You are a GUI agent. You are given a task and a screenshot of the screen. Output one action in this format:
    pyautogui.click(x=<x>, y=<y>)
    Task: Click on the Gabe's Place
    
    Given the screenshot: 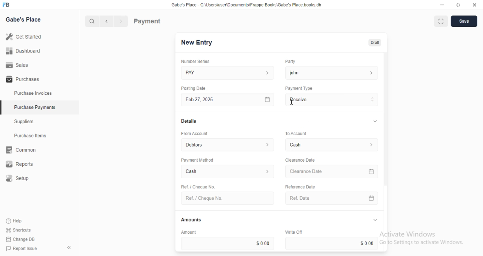 What is the action you would take?
    pyautogui.click(x=25, y=20)
    